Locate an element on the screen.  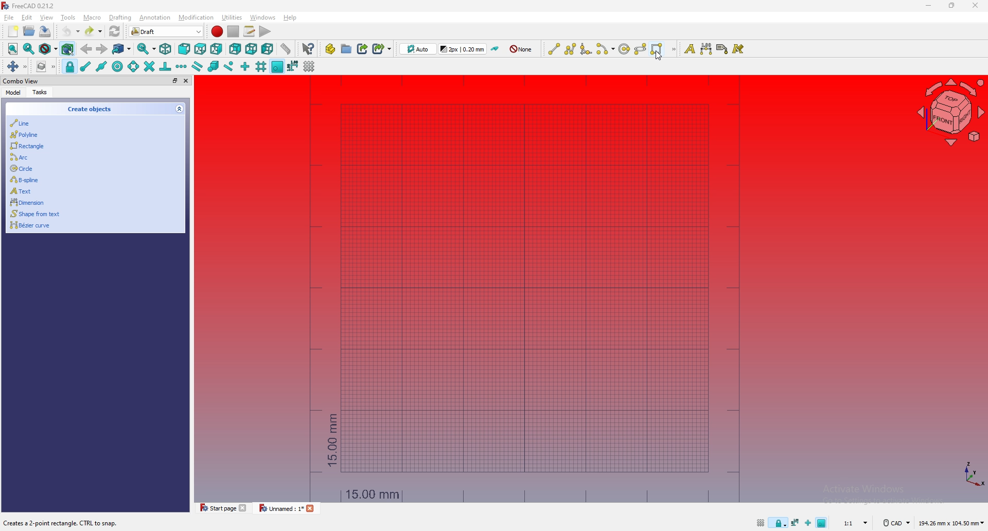
line is located at coordinates (92, 123).